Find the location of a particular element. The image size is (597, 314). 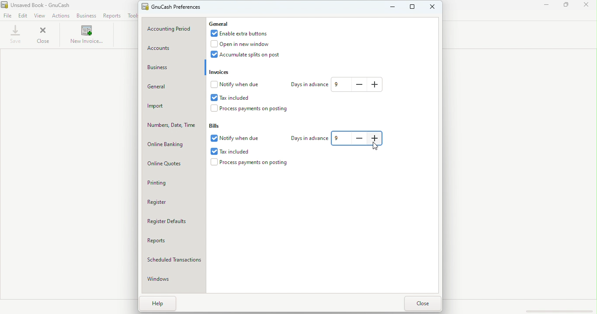

Increase is located at coordinates (375, 84).